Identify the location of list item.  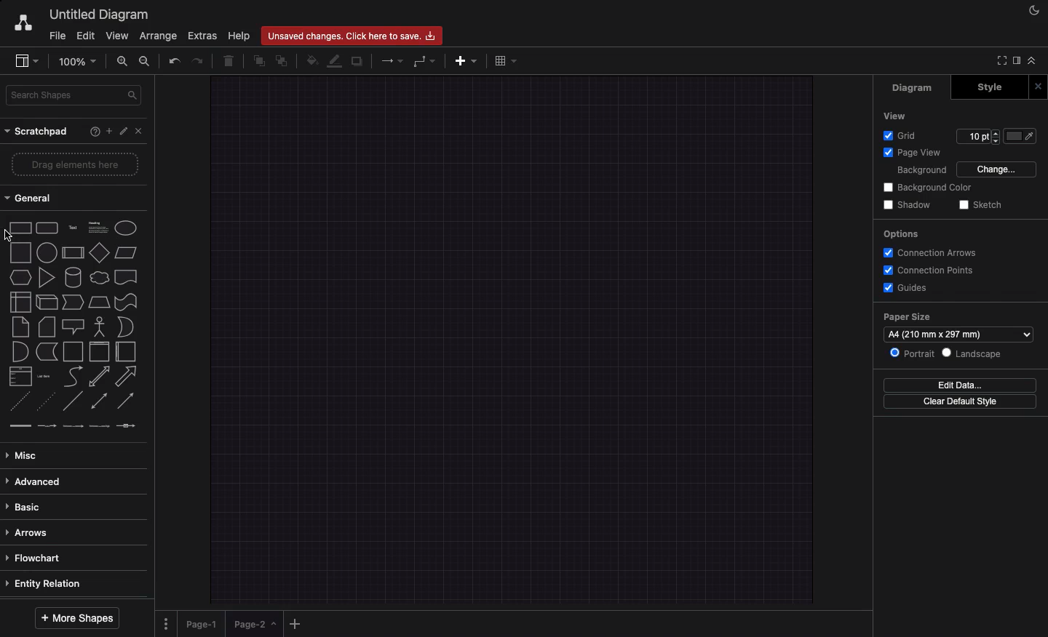
(45, 375).